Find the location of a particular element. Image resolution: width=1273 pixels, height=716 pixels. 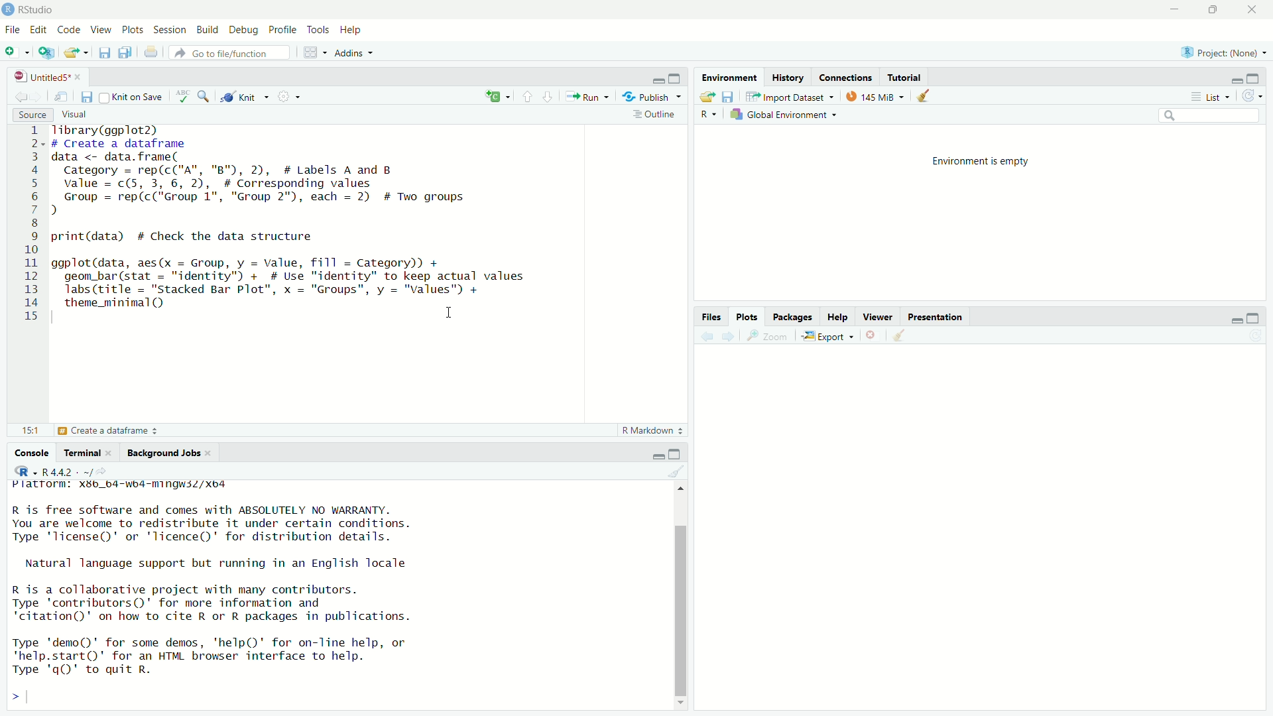

Go forward to the next source location (Ctrl + F10) is located at coordinates (727, 335).